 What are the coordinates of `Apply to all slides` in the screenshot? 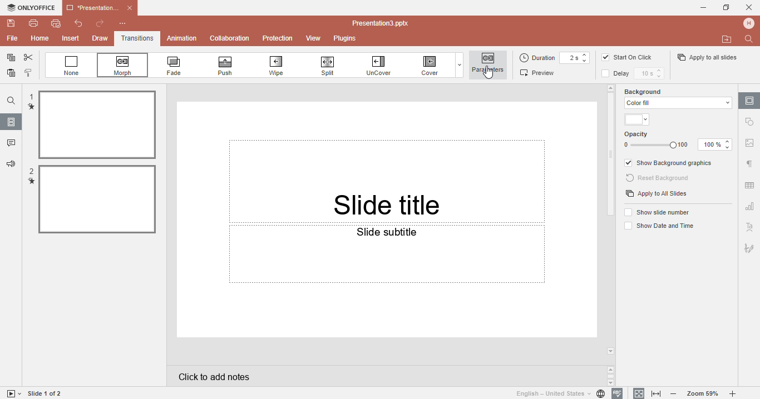 It's located at (657, 194).